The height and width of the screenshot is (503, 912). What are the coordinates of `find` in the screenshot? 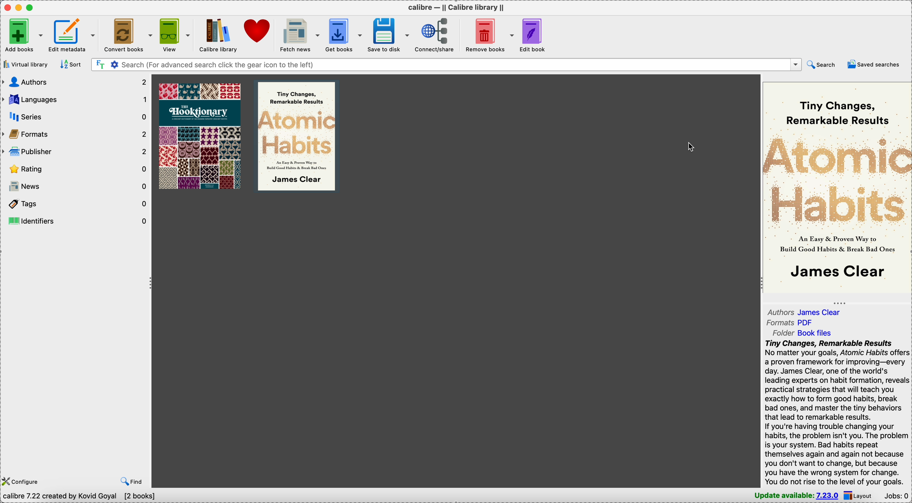 It's located at (131, 482).